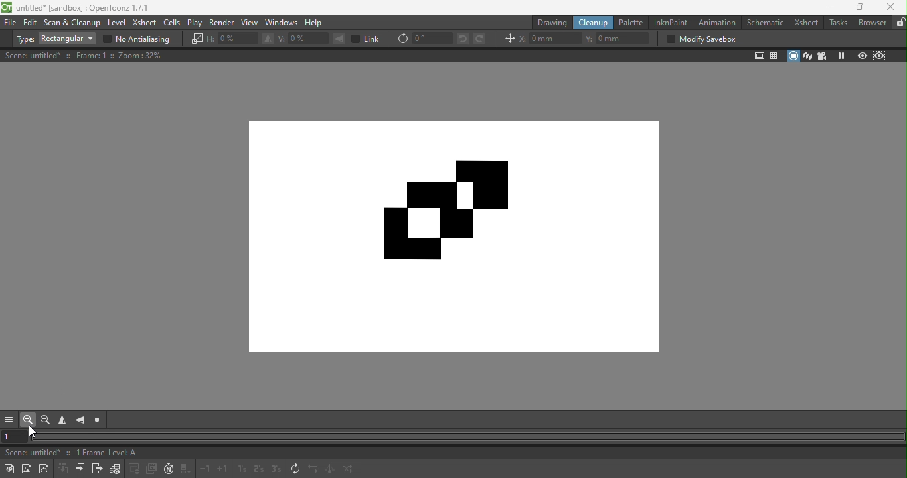 This screenshot has width=907, height=478. I want to click on Minimize, so click(831, 8).